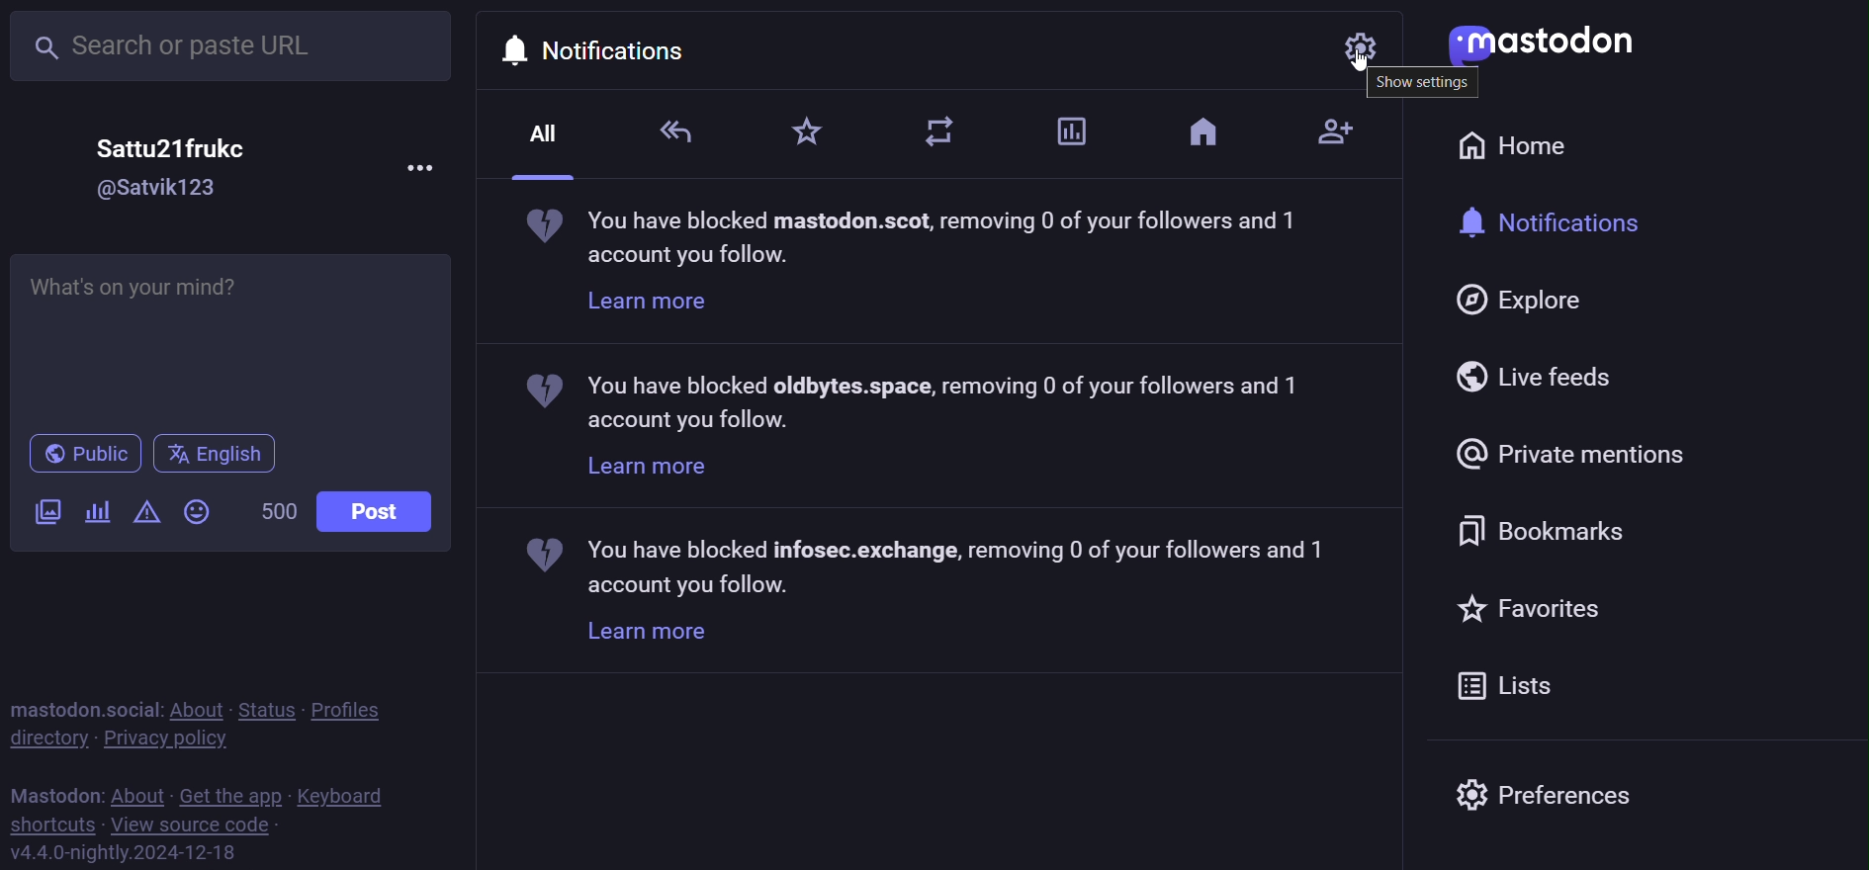 The image size is (1869, 870). What do you see at coordinates (45, 514) in the screenshot?
I see `image/video` at bounding box center [45, 514].